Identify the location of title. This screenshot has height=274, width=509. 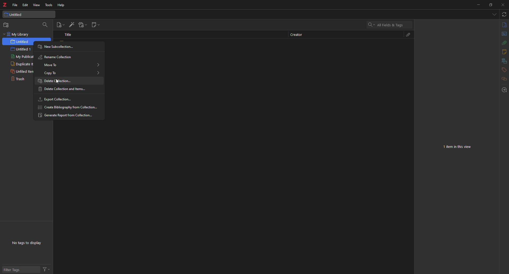
(68, 35).